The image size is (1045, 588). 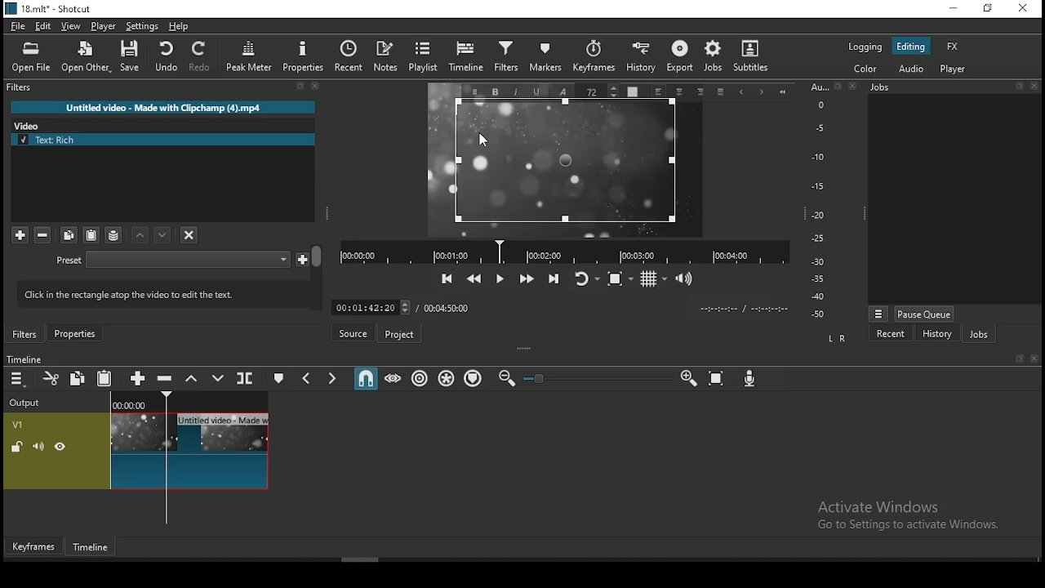 What do you see at coordinates (349, 56) in the screenshot?
I see `recent` at bounding box center [349, 56].